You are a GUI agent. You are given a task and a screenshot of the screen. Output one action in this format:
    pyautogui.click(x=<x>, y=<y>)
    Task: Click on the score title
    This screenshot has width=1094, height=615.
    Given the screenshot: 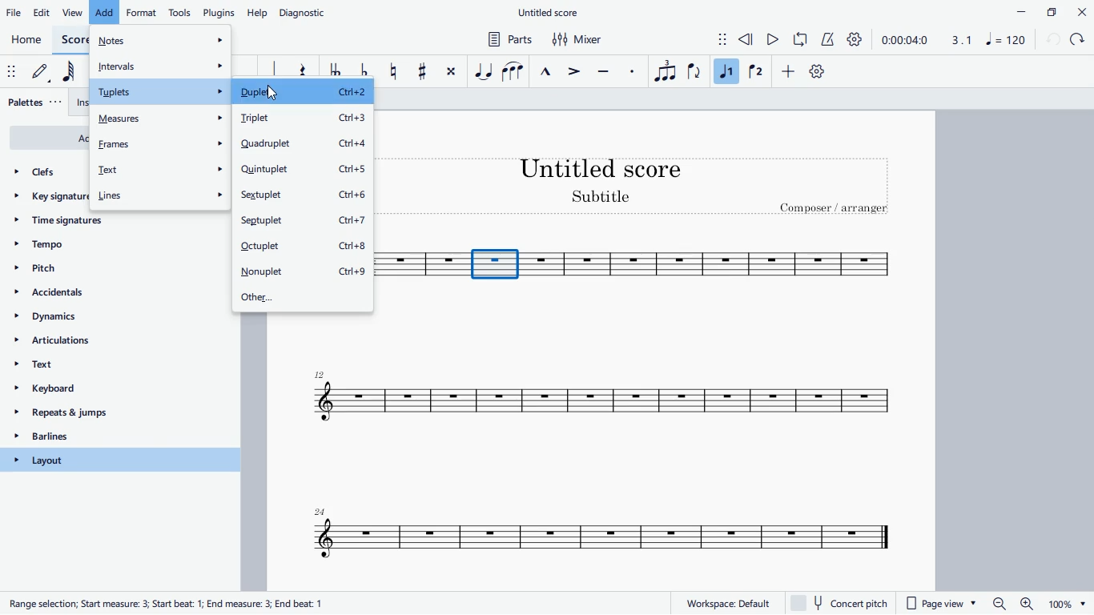 What is the action you would take?
    pyautogui.click(x=603, y=167)
    